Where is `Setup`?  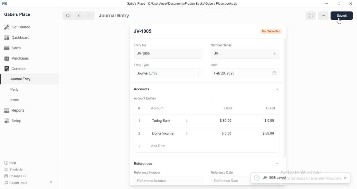
Setup is located at coordinates (18, 121).